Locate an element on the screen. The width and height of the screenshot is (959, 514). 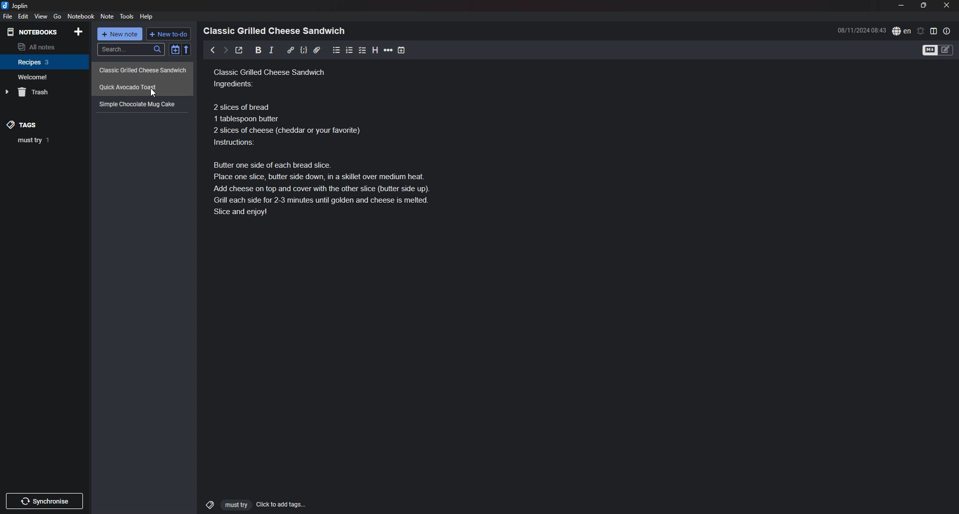
joplin is located at coordinates (16, 5).